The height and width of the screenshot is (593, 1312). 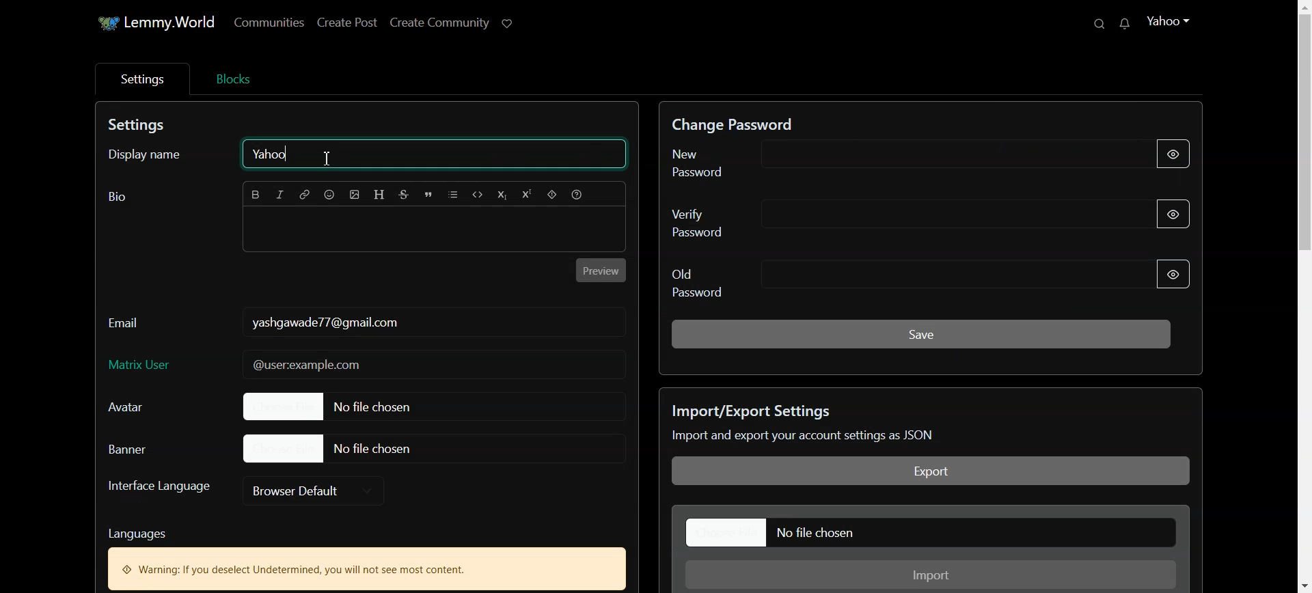 I want to click on Display name, so click(x=152, y=156).